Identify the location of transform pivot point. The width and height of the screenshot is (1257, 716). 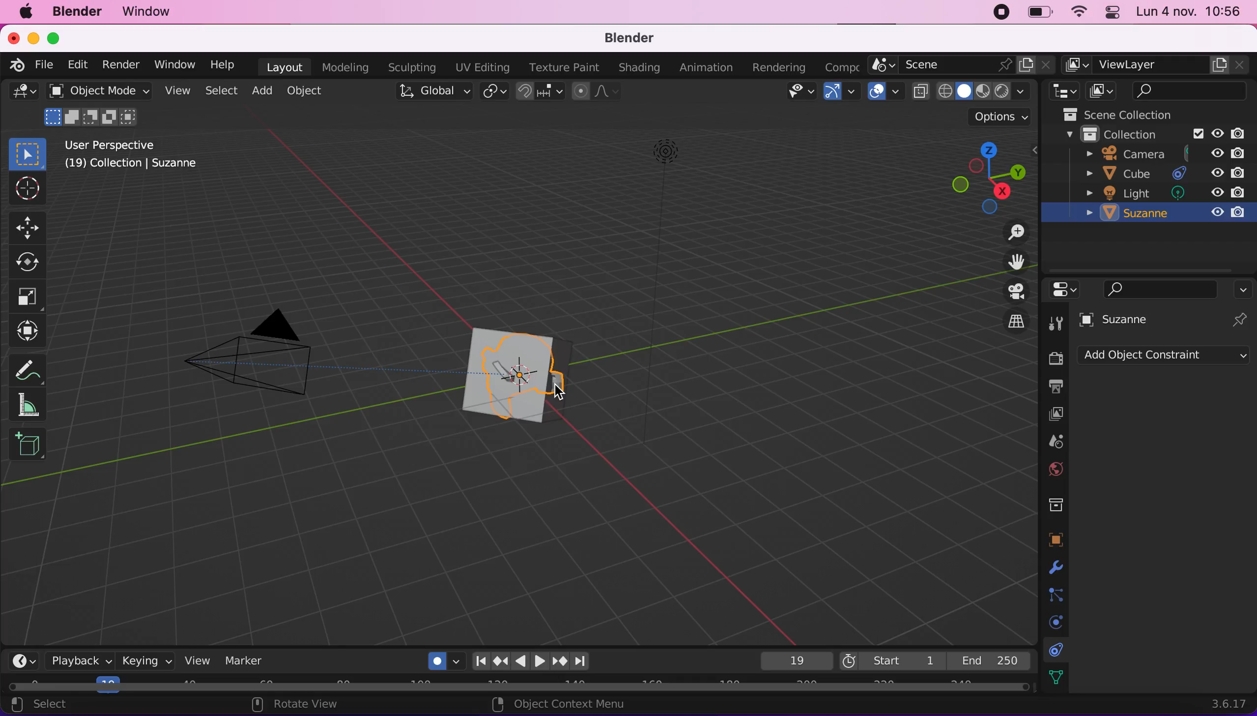
(492, 90).